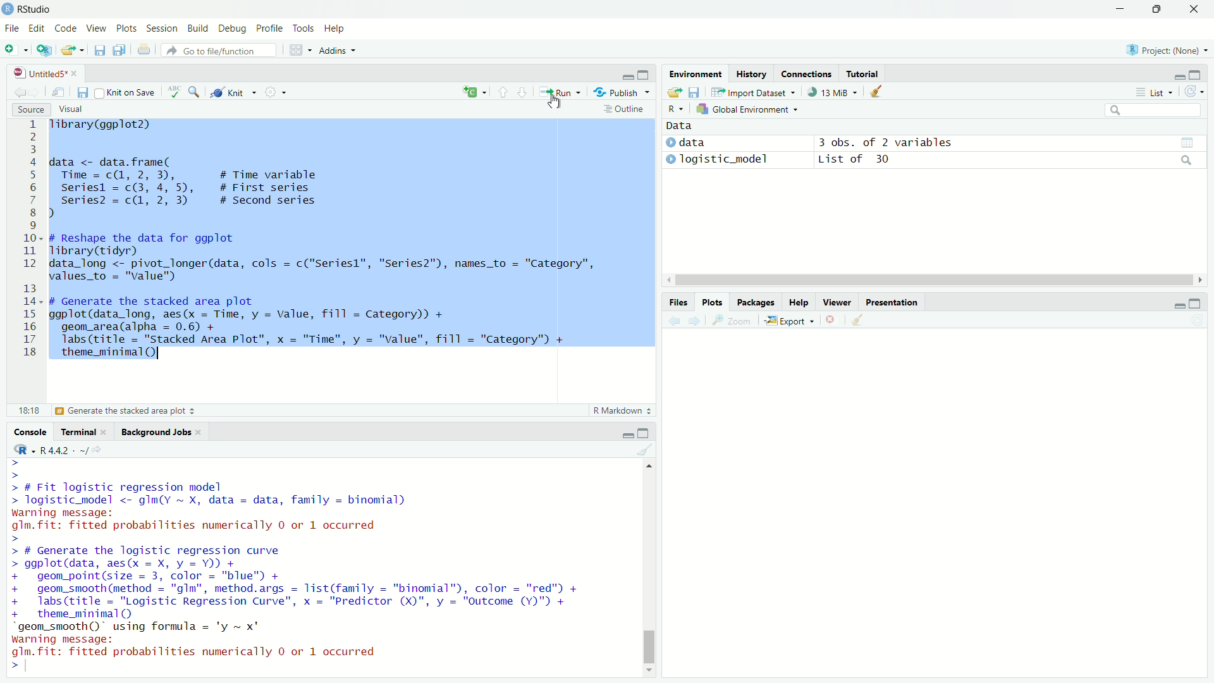 This screenshot has width=1214, height=683. I want to click on Connections, so click(807, 73).